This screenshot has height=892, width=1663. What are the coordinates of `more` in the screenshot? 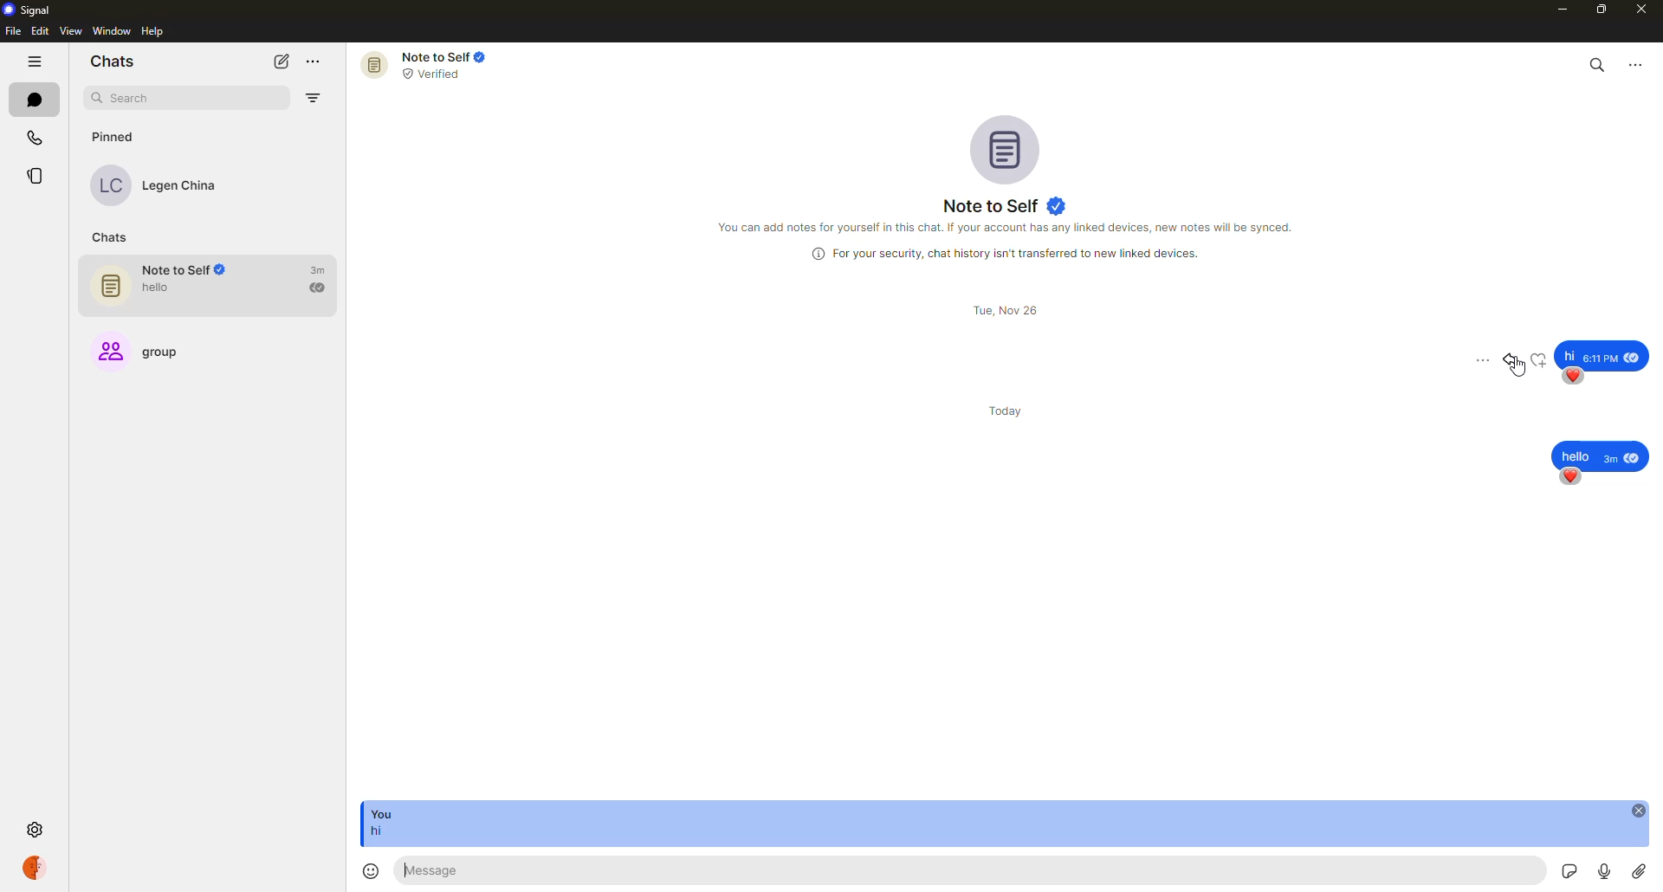 It's located at (1637, 64).